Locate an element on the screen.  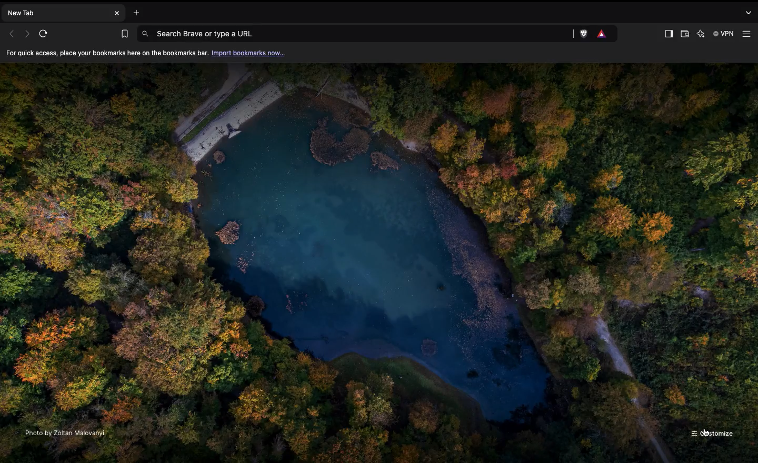
cursor is located at coordinates (706, 432).